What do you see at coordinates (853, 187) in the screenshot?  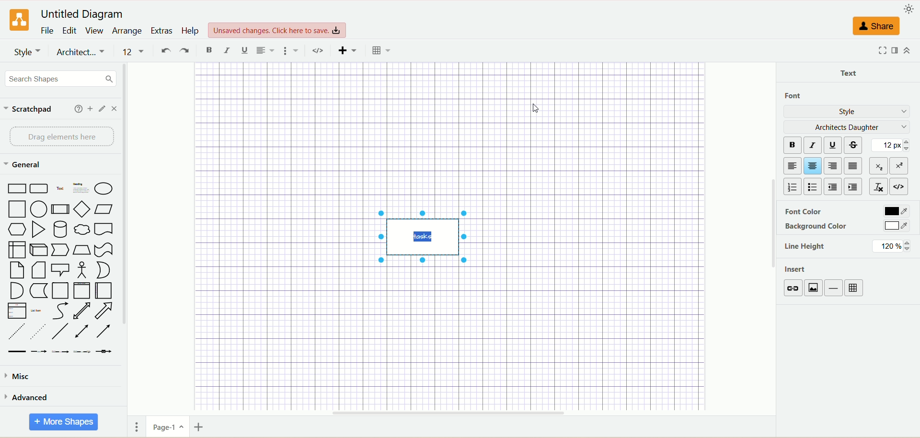 I see `increased indent` at bounding box center [853, 187].